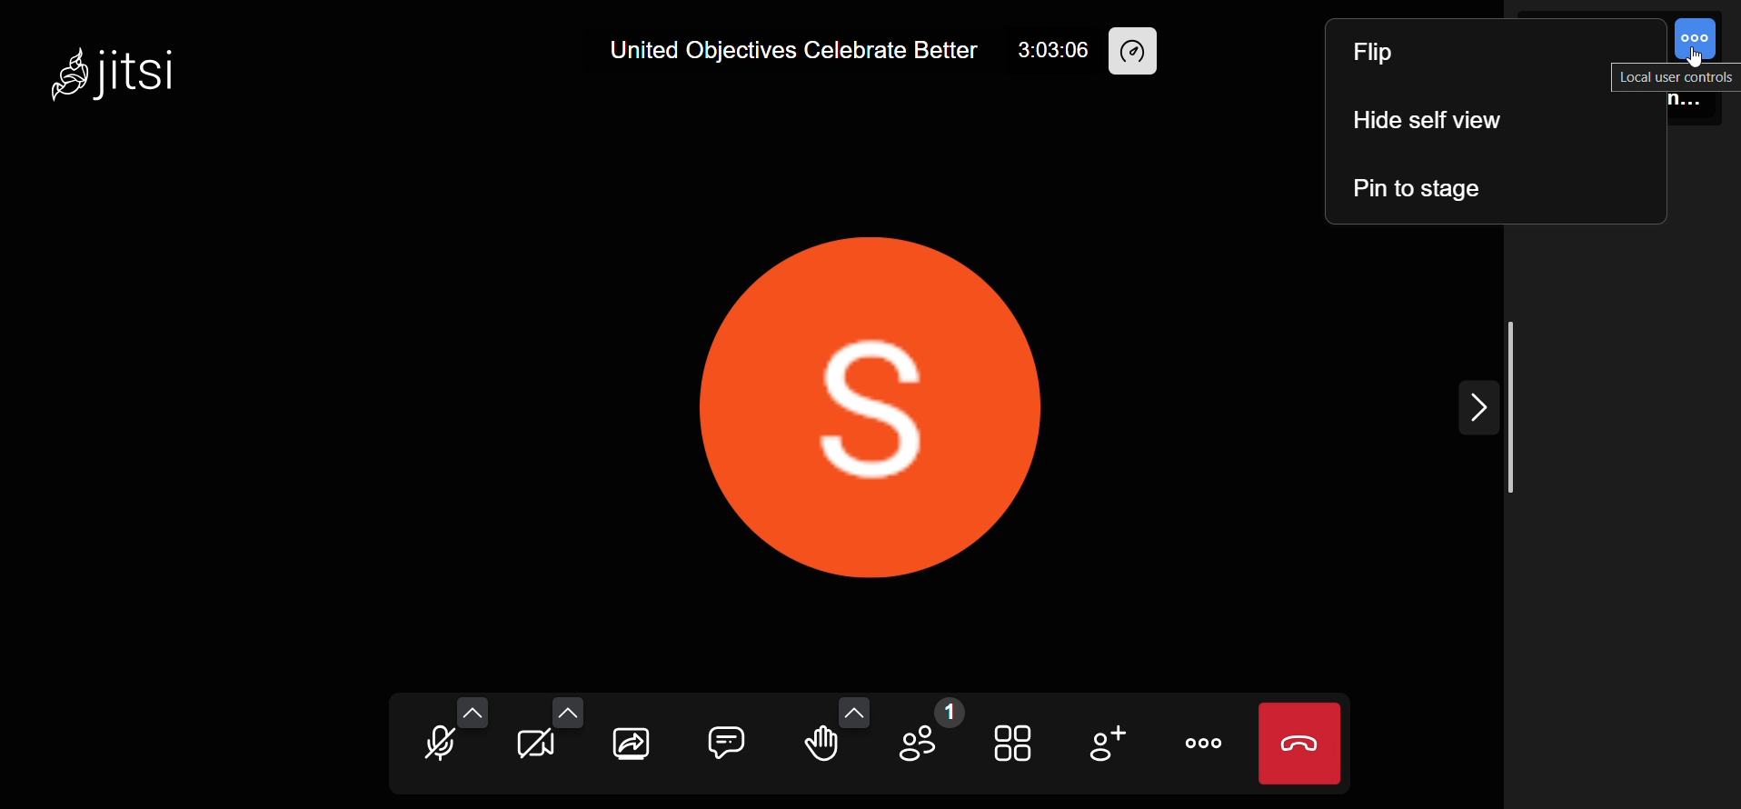 Image resolution: width=1741 pixels, height=809 pixels. I want to click on expand/collapse, so click(1475, 408).